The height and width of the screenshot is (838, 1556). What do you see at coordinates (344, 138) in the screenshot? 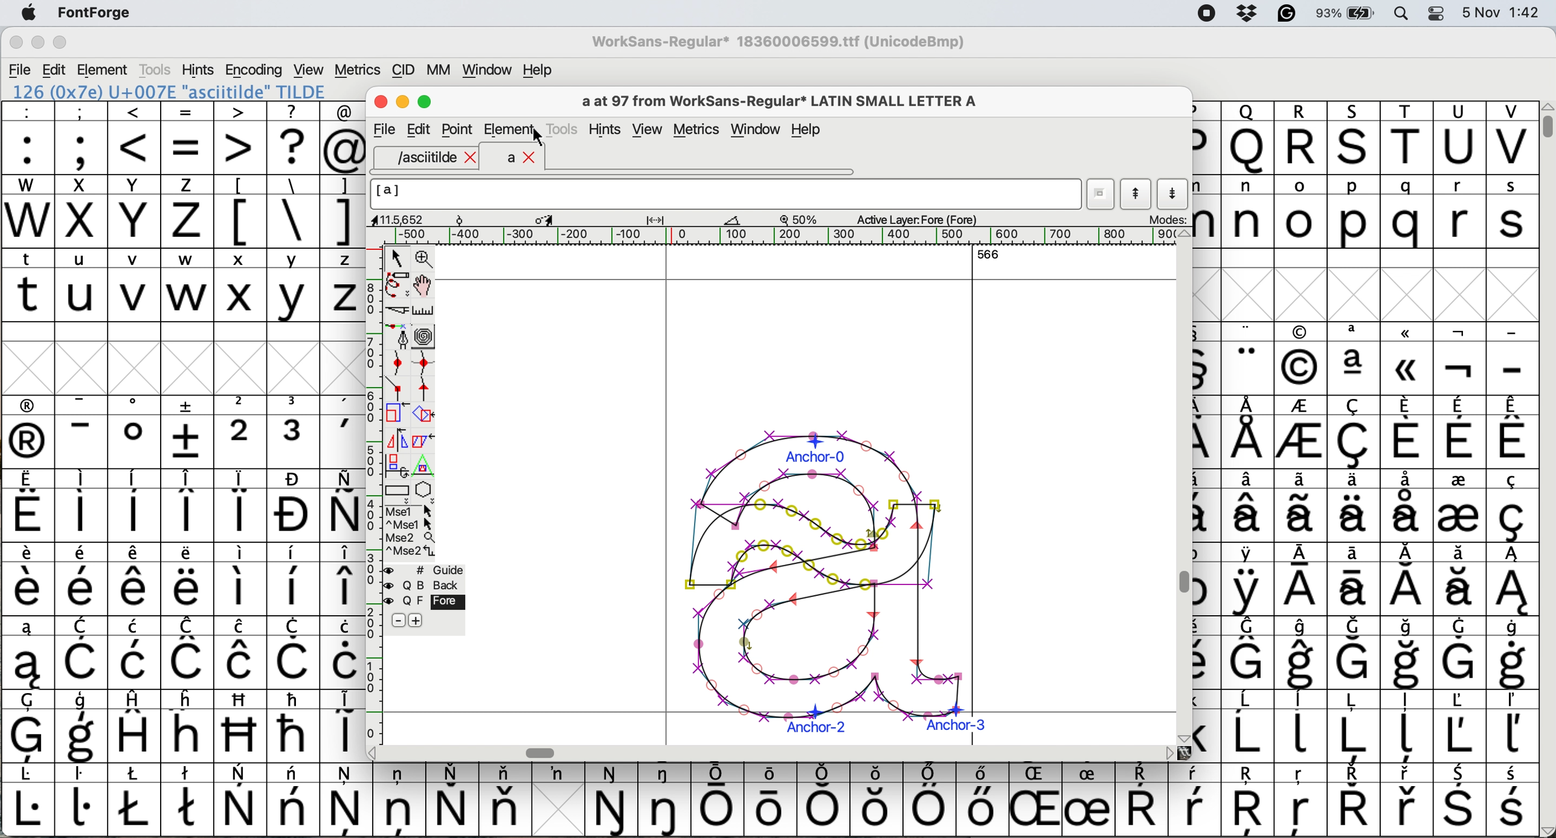
I see `@` at bounding box center [344, 138].